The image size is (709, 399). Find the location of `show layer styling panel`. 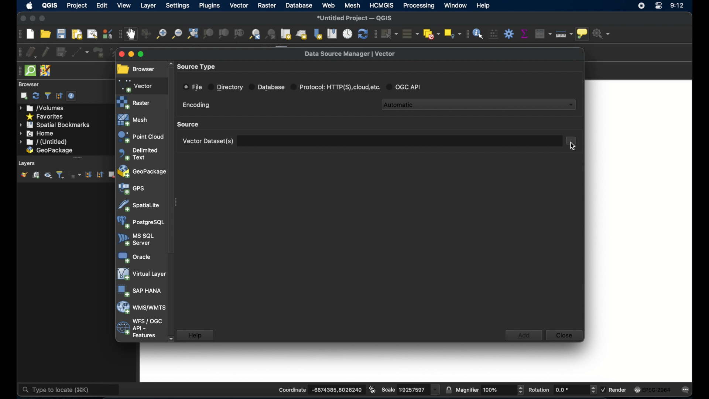

show layer styling panel is located at coordinates (24, 175).